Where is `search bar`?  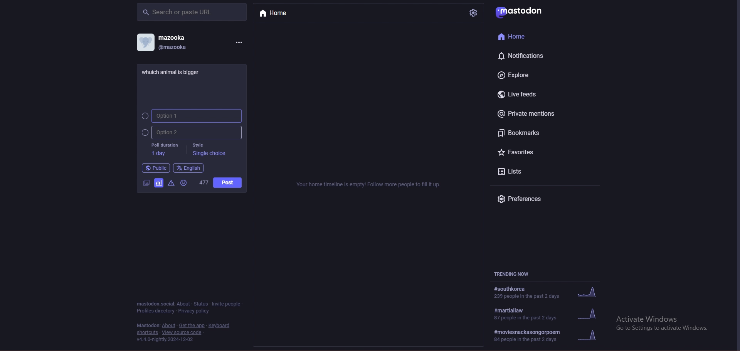
search bar is located at coordinates (192, 12).